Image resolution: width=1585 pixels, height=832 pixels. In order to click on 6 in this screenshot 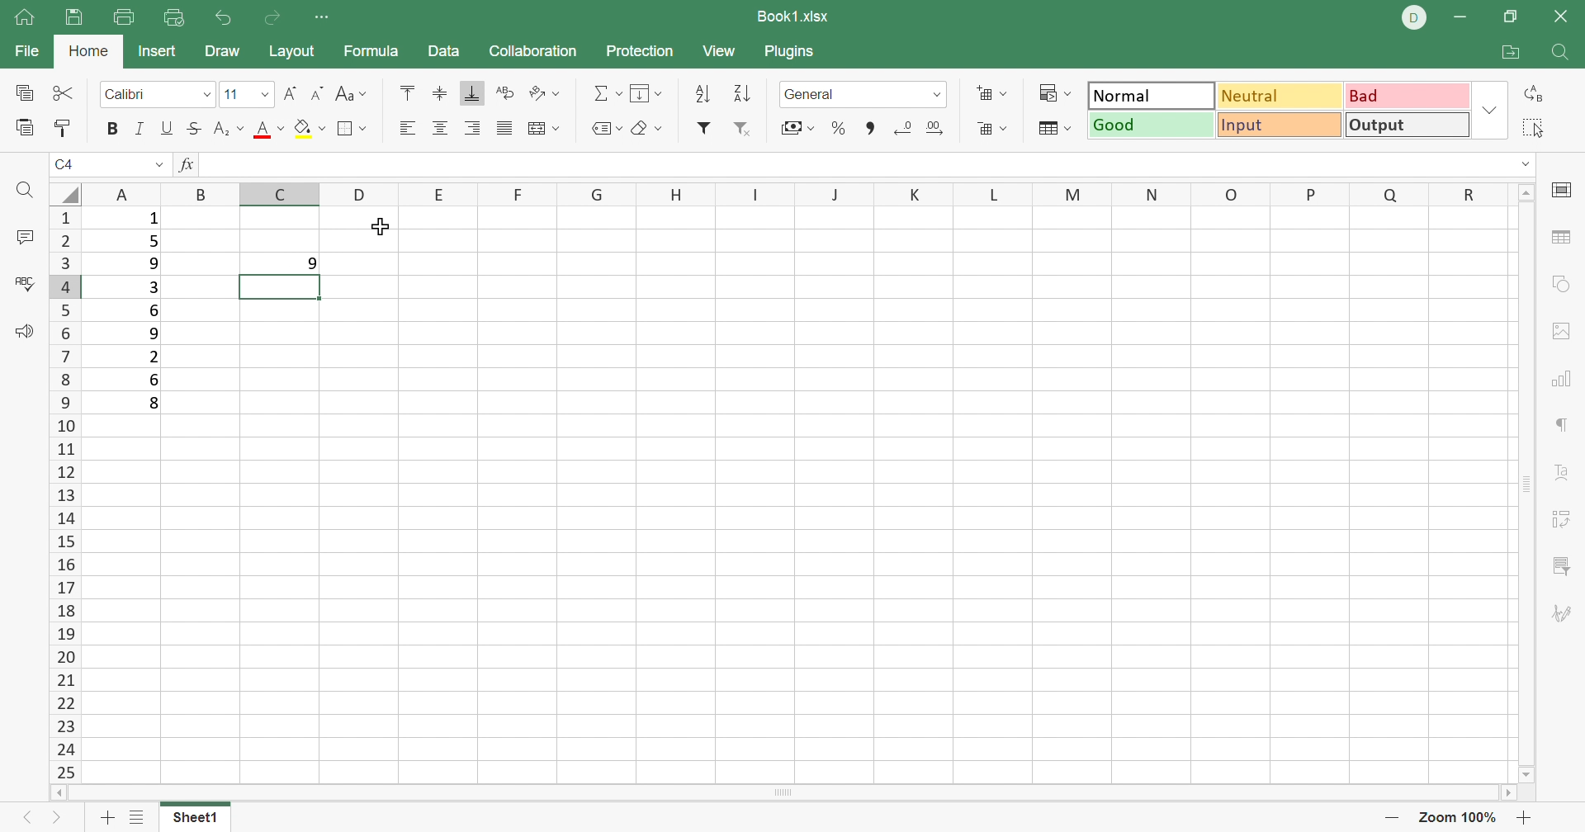, I will do `click(156, 311)`.